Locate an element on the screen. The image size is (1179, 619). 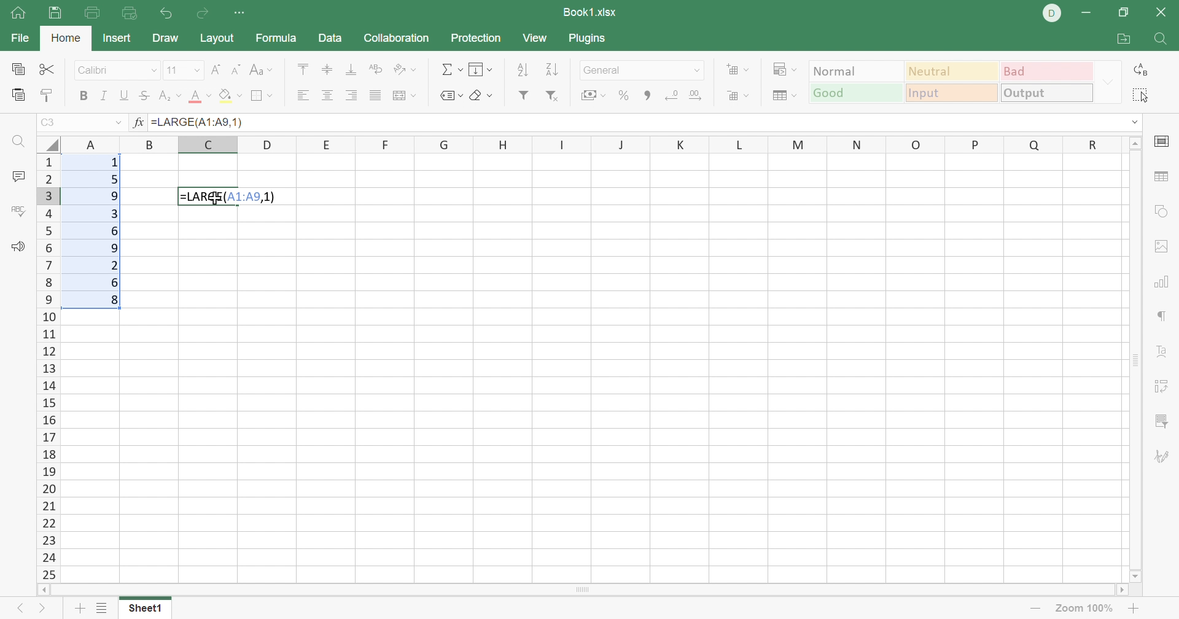
Sheet1 is located at coordinates (148, 610).